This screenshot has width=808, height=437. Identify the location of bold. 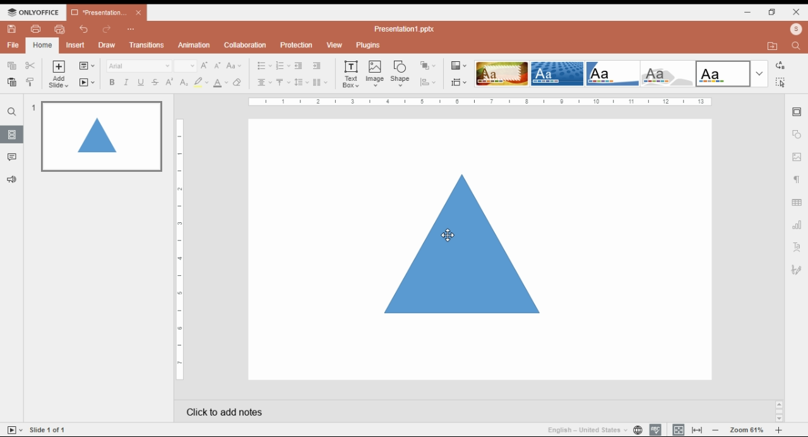
(112, 82).